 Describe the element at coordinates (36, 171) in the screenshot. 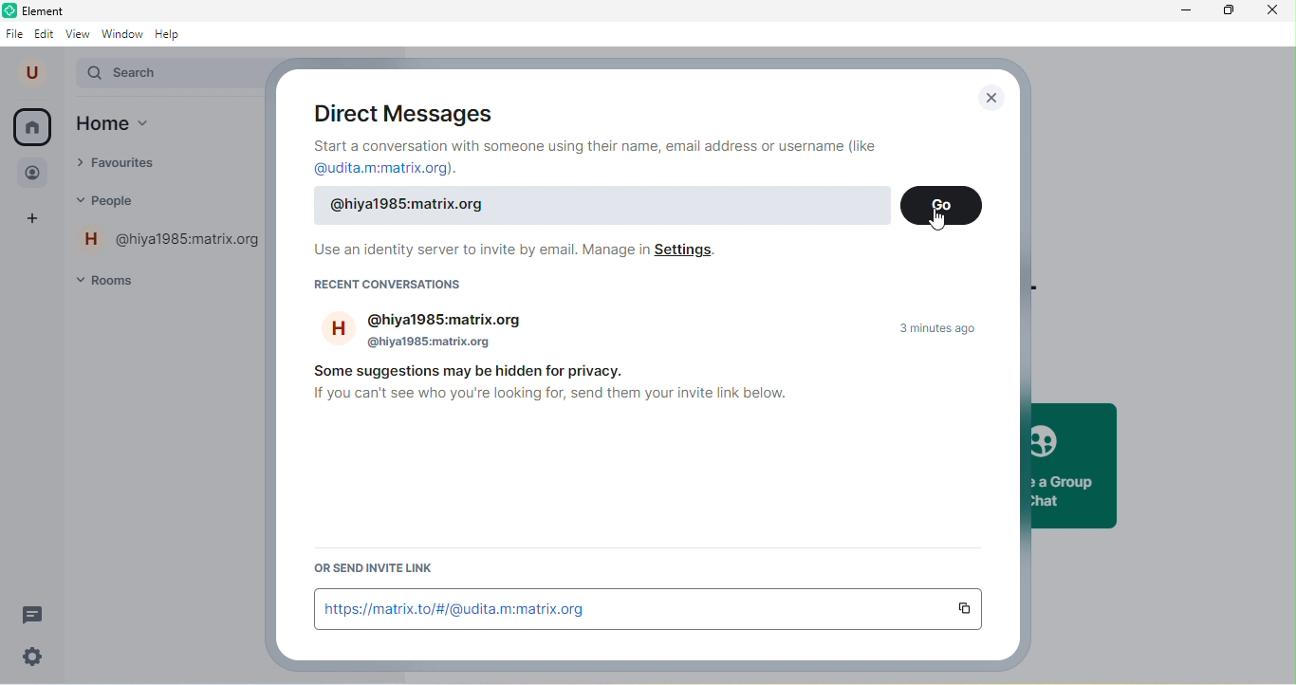

I see `people` at that location.